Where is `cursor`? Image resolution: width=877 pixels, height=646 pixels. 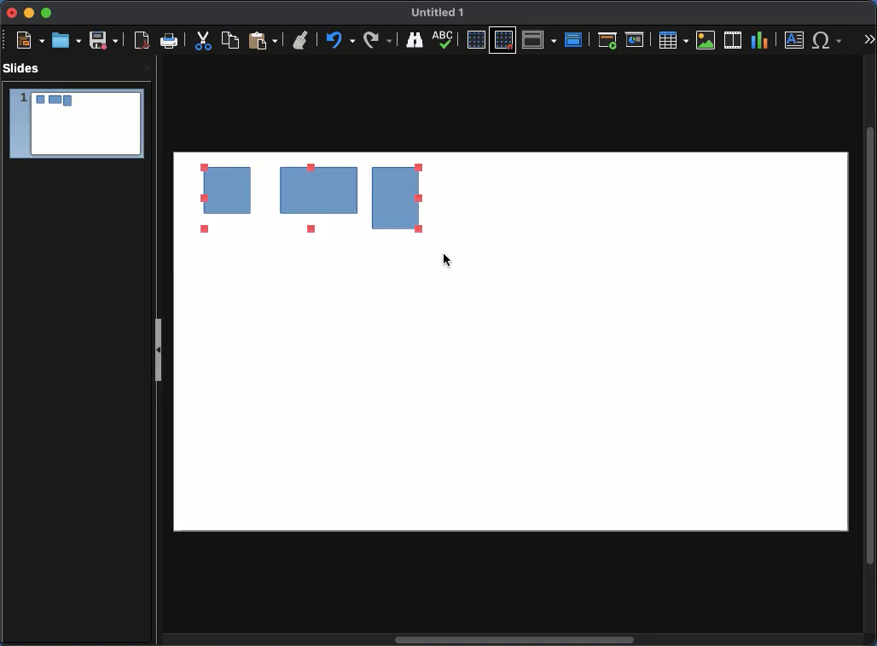 cursor is located at coordinates (448, 260).